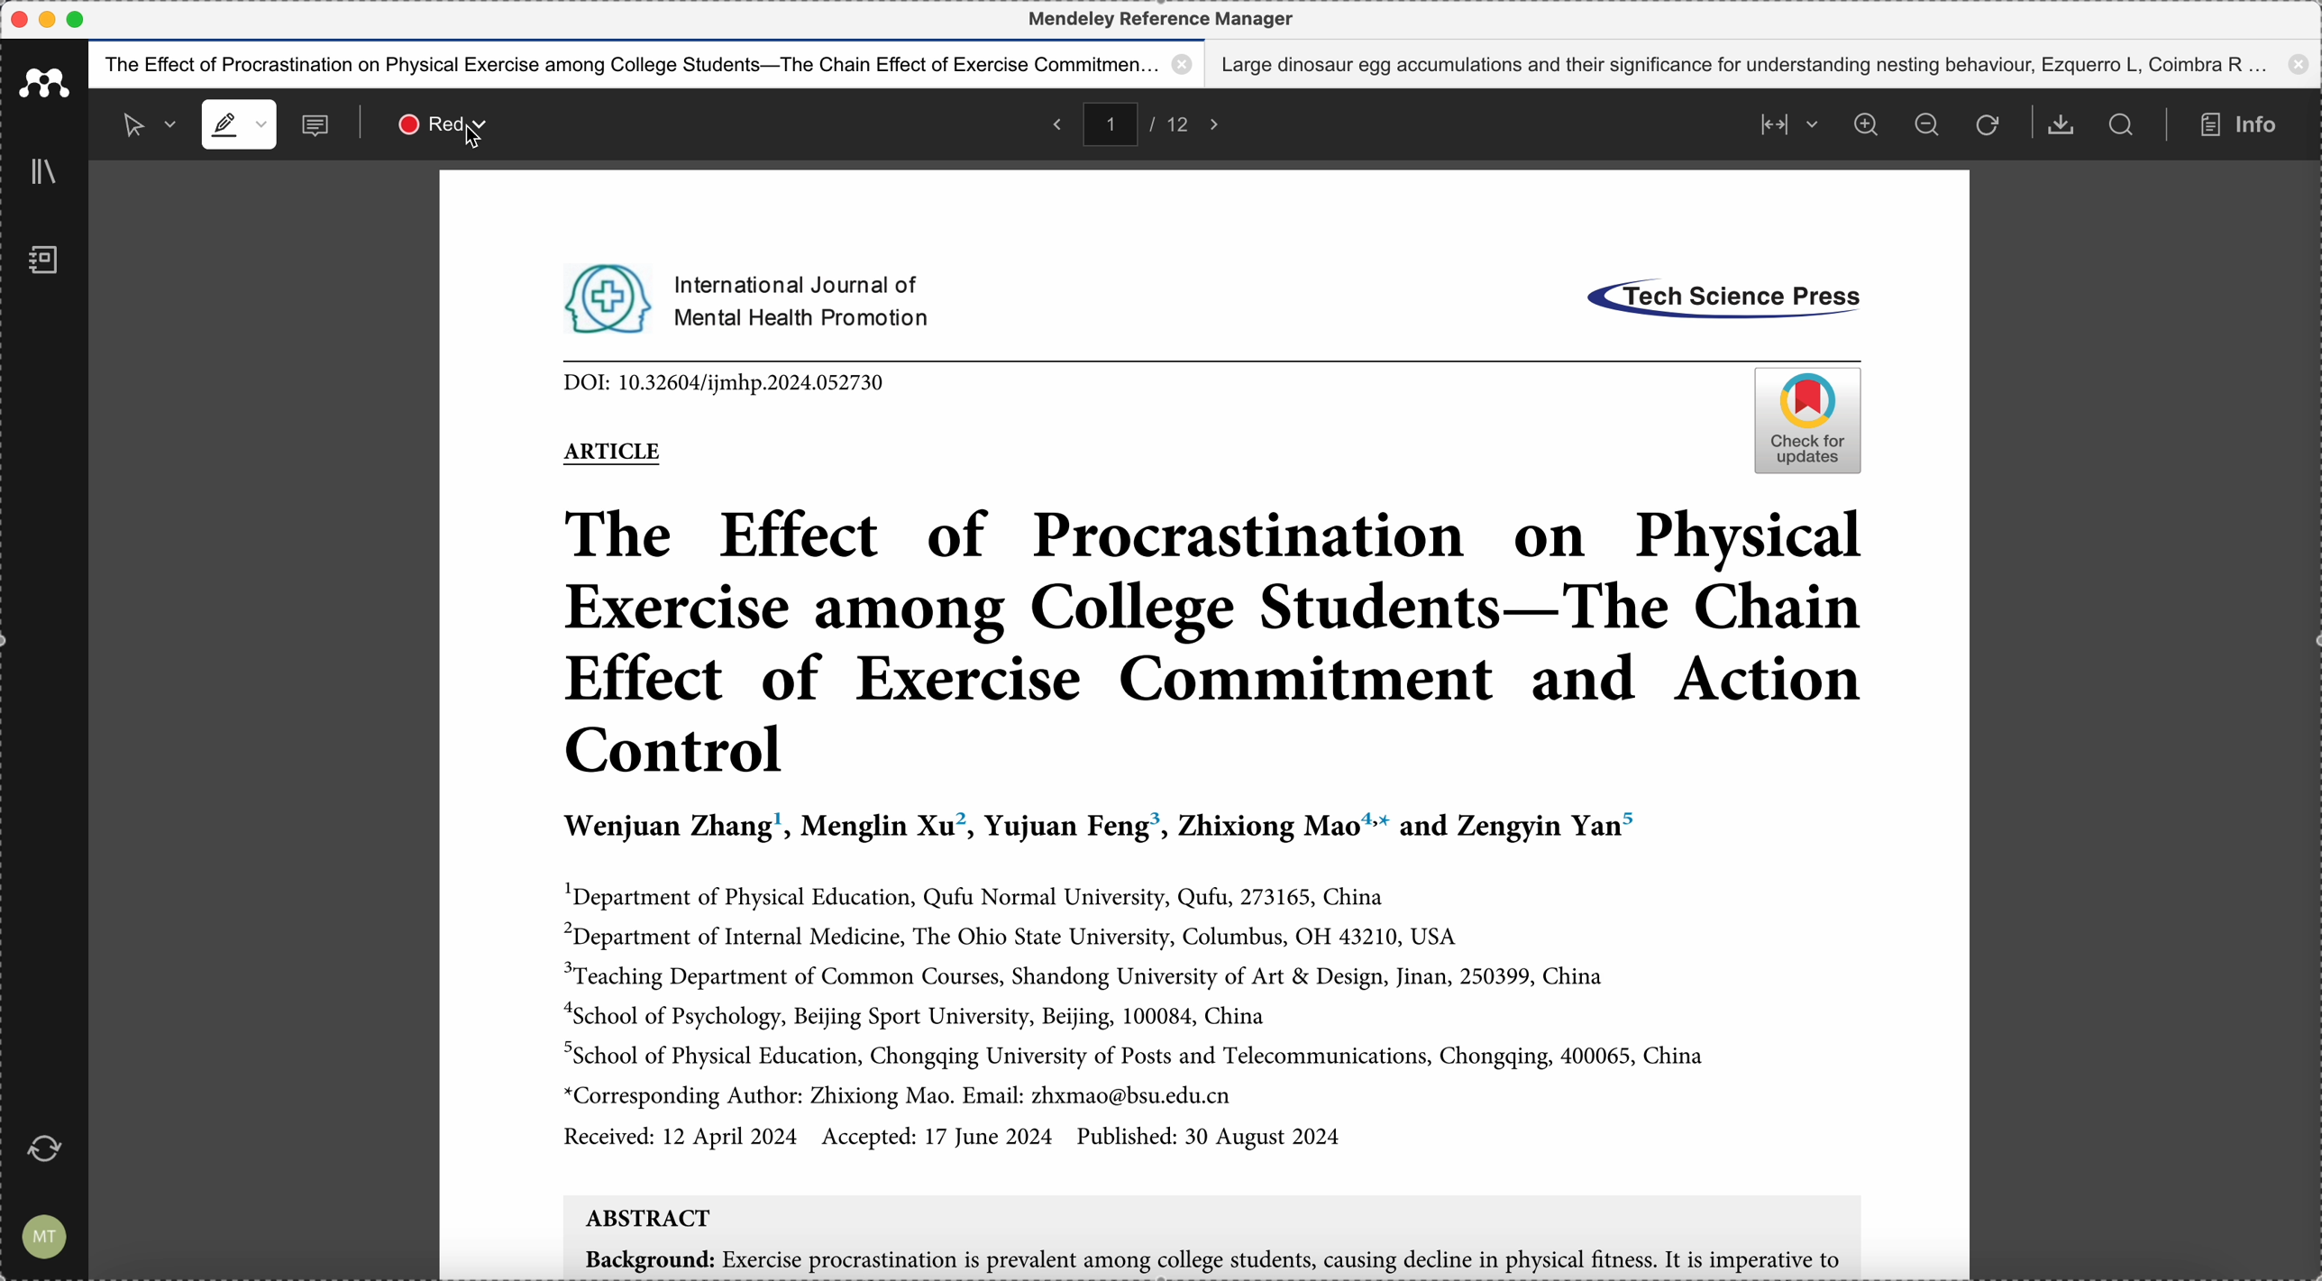  I want to click on Mendeley, so click(1161, 19).